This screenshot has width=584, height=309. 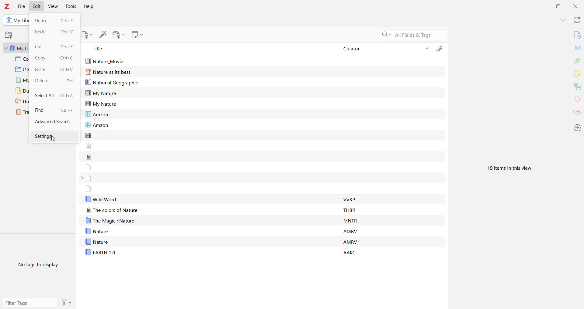 What do you see at coordinates (68, 47) in the screenshot?
I see `Ctrl+X` at bounding box center [68, 47].